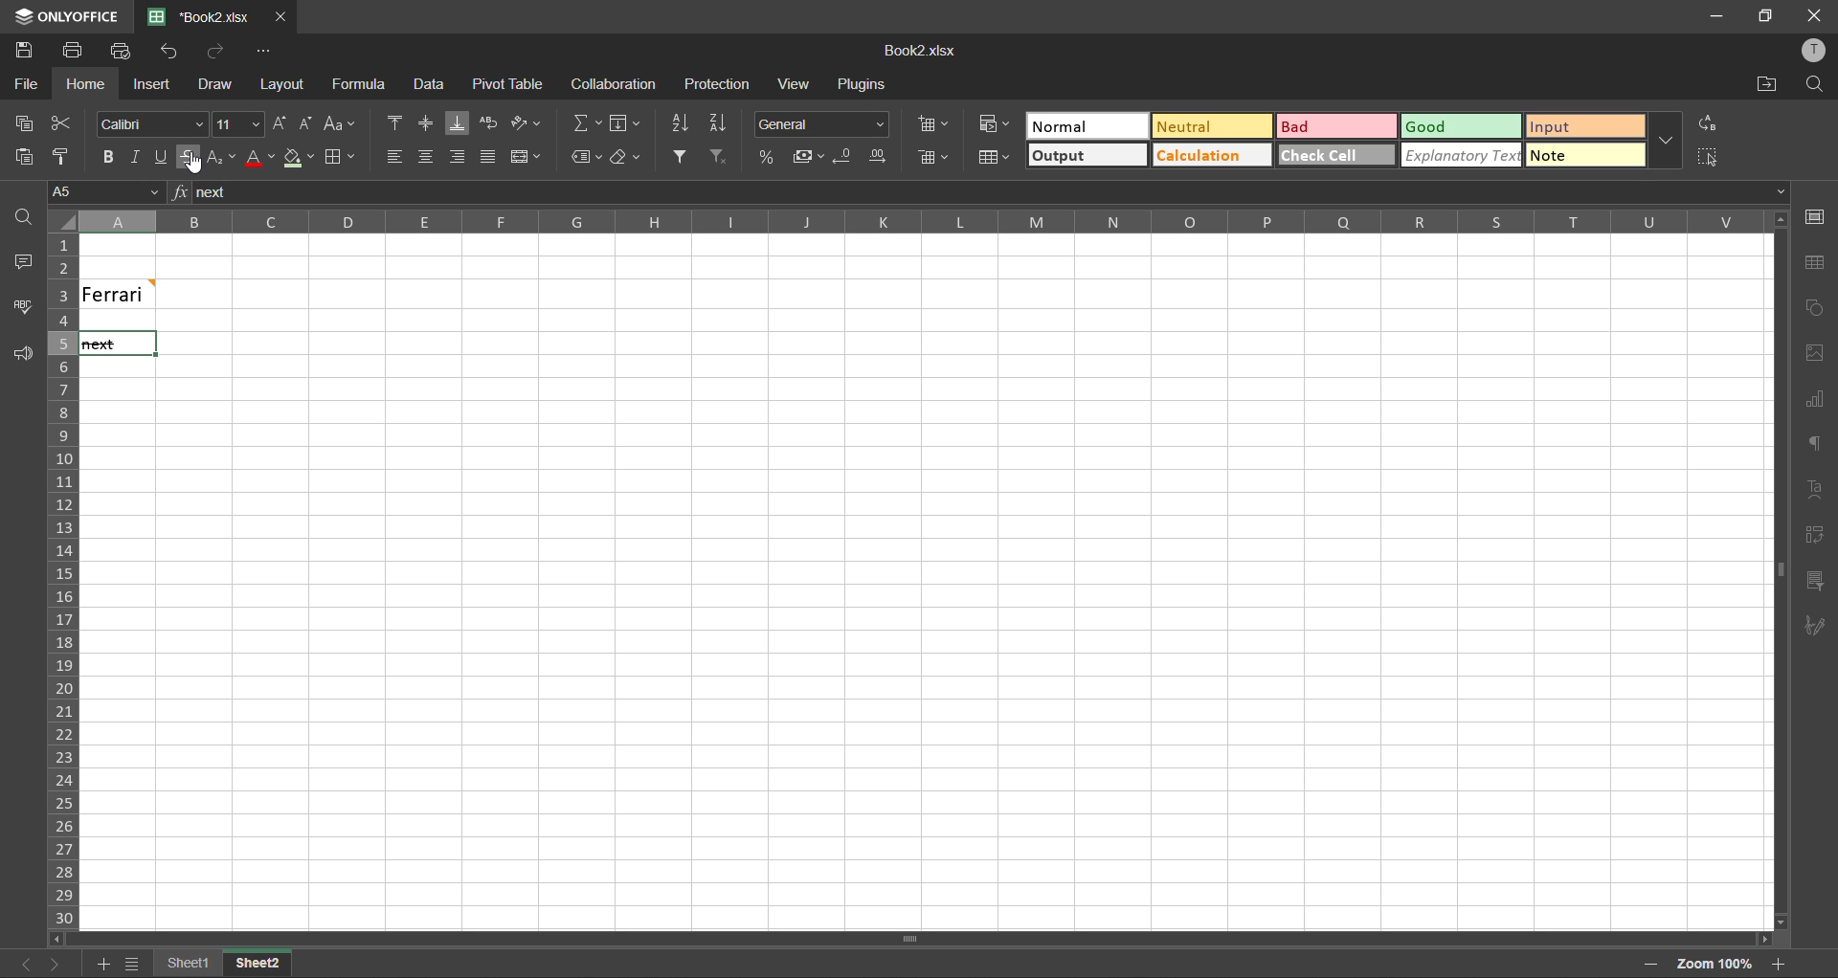  What do you see at coordinates (427, 123) in the screenshot?
I see `align middle` at bounding box center [427, 123].